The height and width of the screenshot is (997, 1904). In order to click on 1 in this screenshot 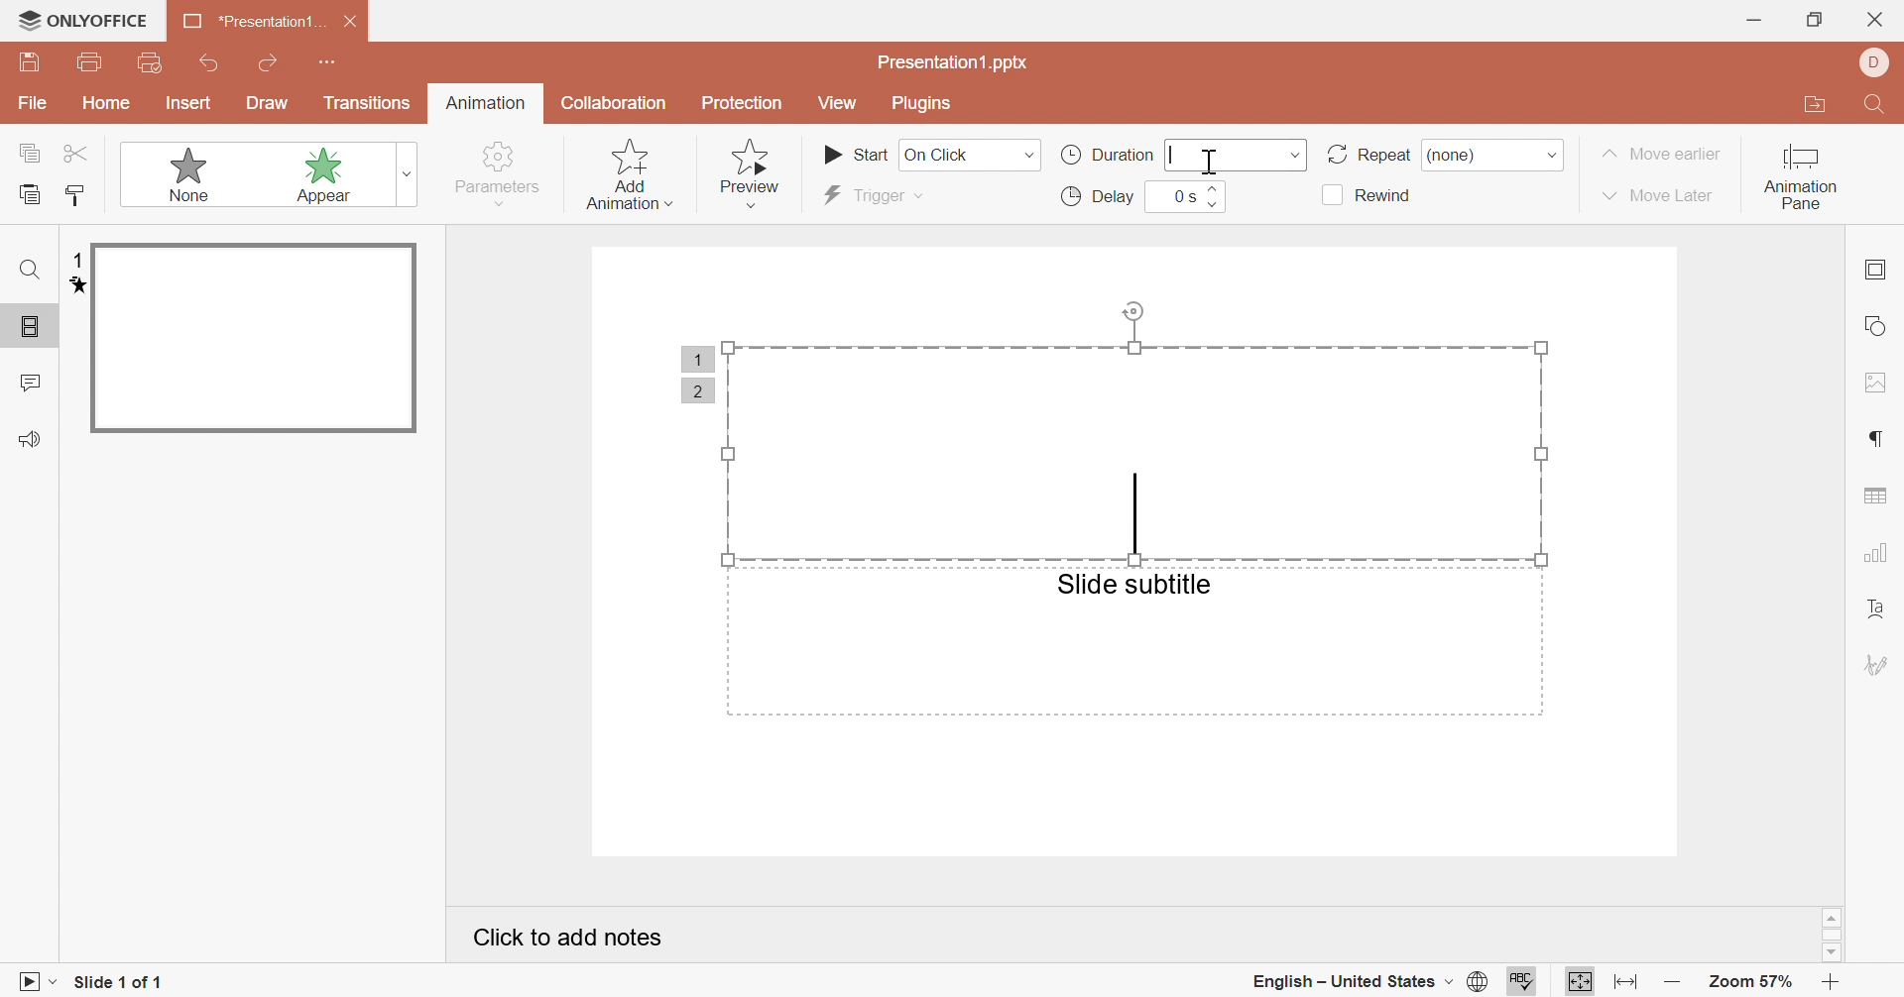, I will do `click(696, 359)`.